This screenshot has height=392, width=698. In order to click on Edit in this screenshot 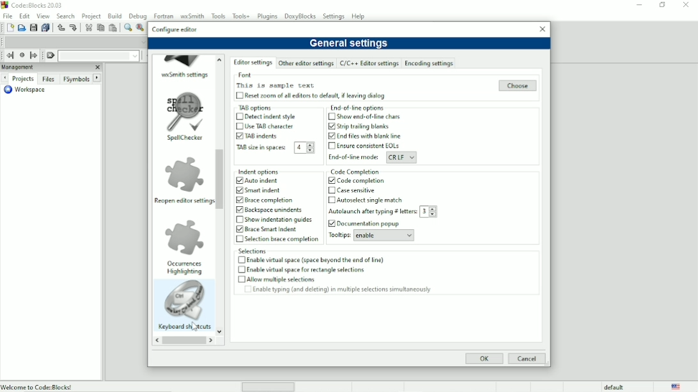, I will do `click(24, 16)`.